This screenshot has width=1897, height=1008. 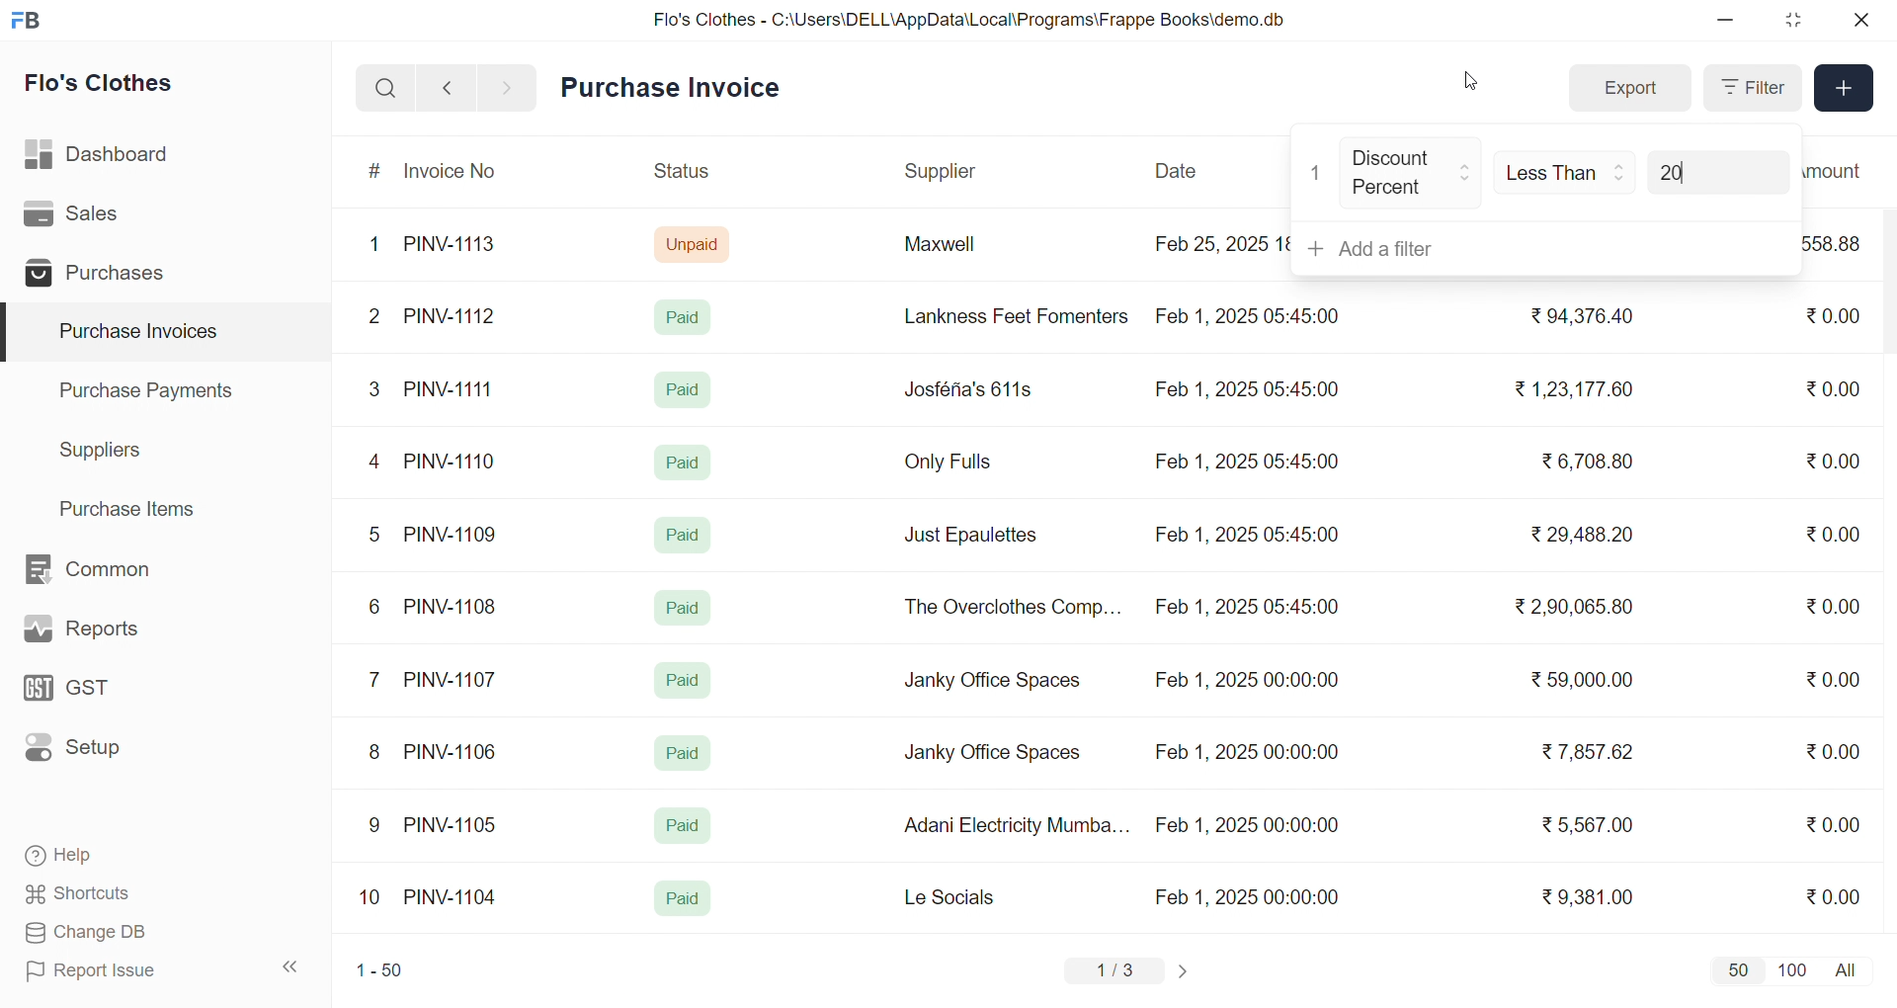 I want to click on Feb 1, 2025 00:00:00, so click(x=1250, y=896).